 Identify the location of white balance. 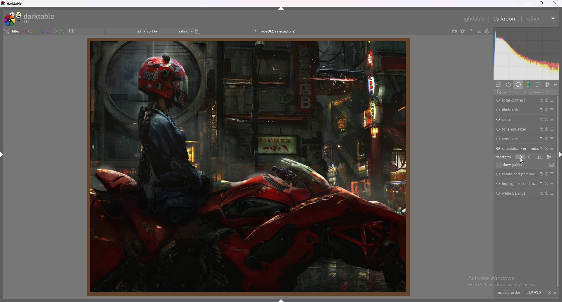
(513, 194).